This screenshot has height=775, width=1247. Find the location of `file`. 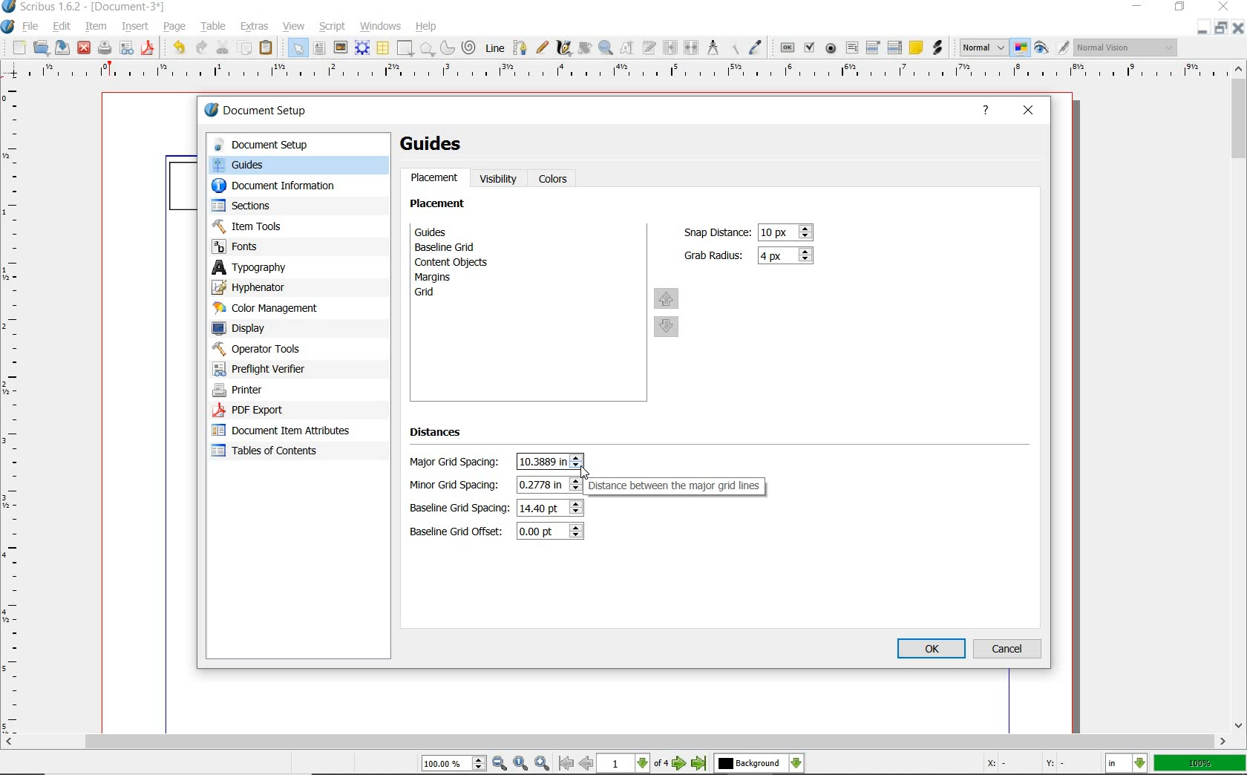

file is located at coordinates (33, 27).